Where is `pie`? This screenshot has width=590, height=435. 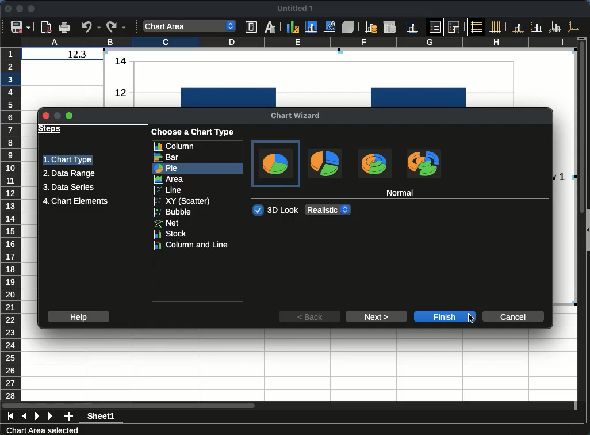
pie is located at coordinates (198, 169).